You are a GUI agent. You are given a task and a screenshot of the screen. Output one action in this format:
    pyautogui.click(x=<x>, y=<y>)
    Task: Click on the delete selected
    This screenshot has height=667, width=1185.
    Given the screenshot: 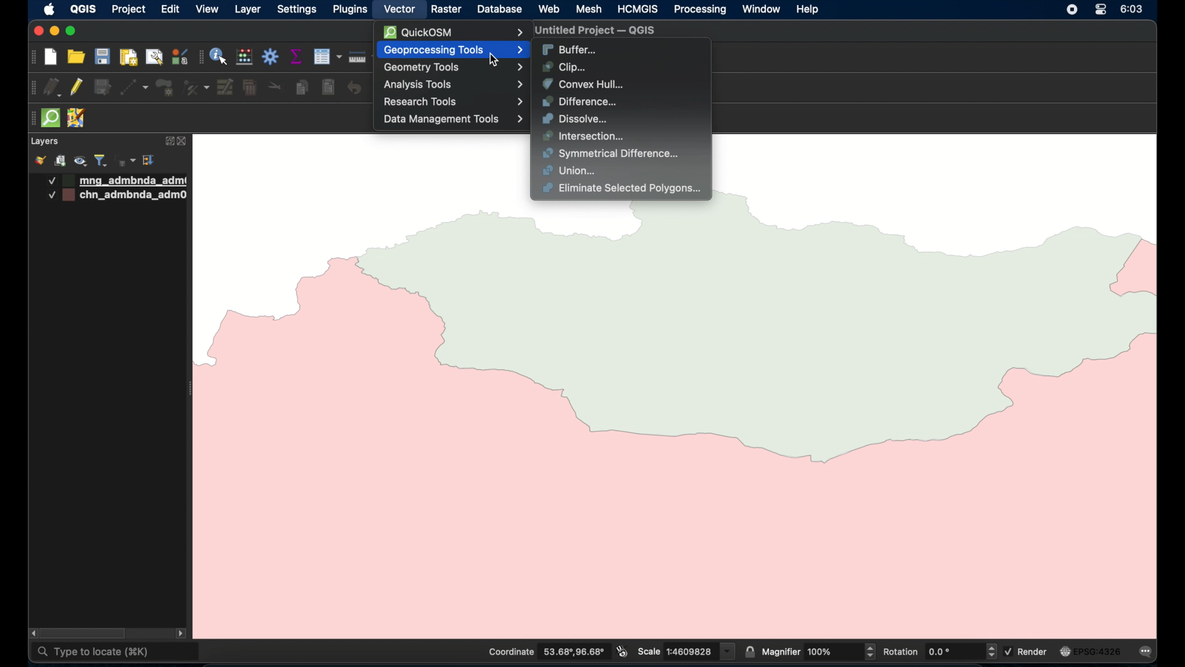 What is the action you would take?
    pyautogui.click(x=250, y=88)
    